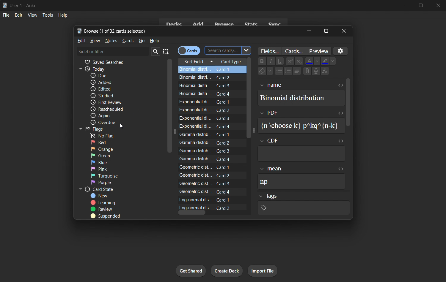 This screenshot has height=282, width=446. What do you see at coordinates (227, 272) in the screenshot?
I see `create deck` at bounding box center [227, 272].